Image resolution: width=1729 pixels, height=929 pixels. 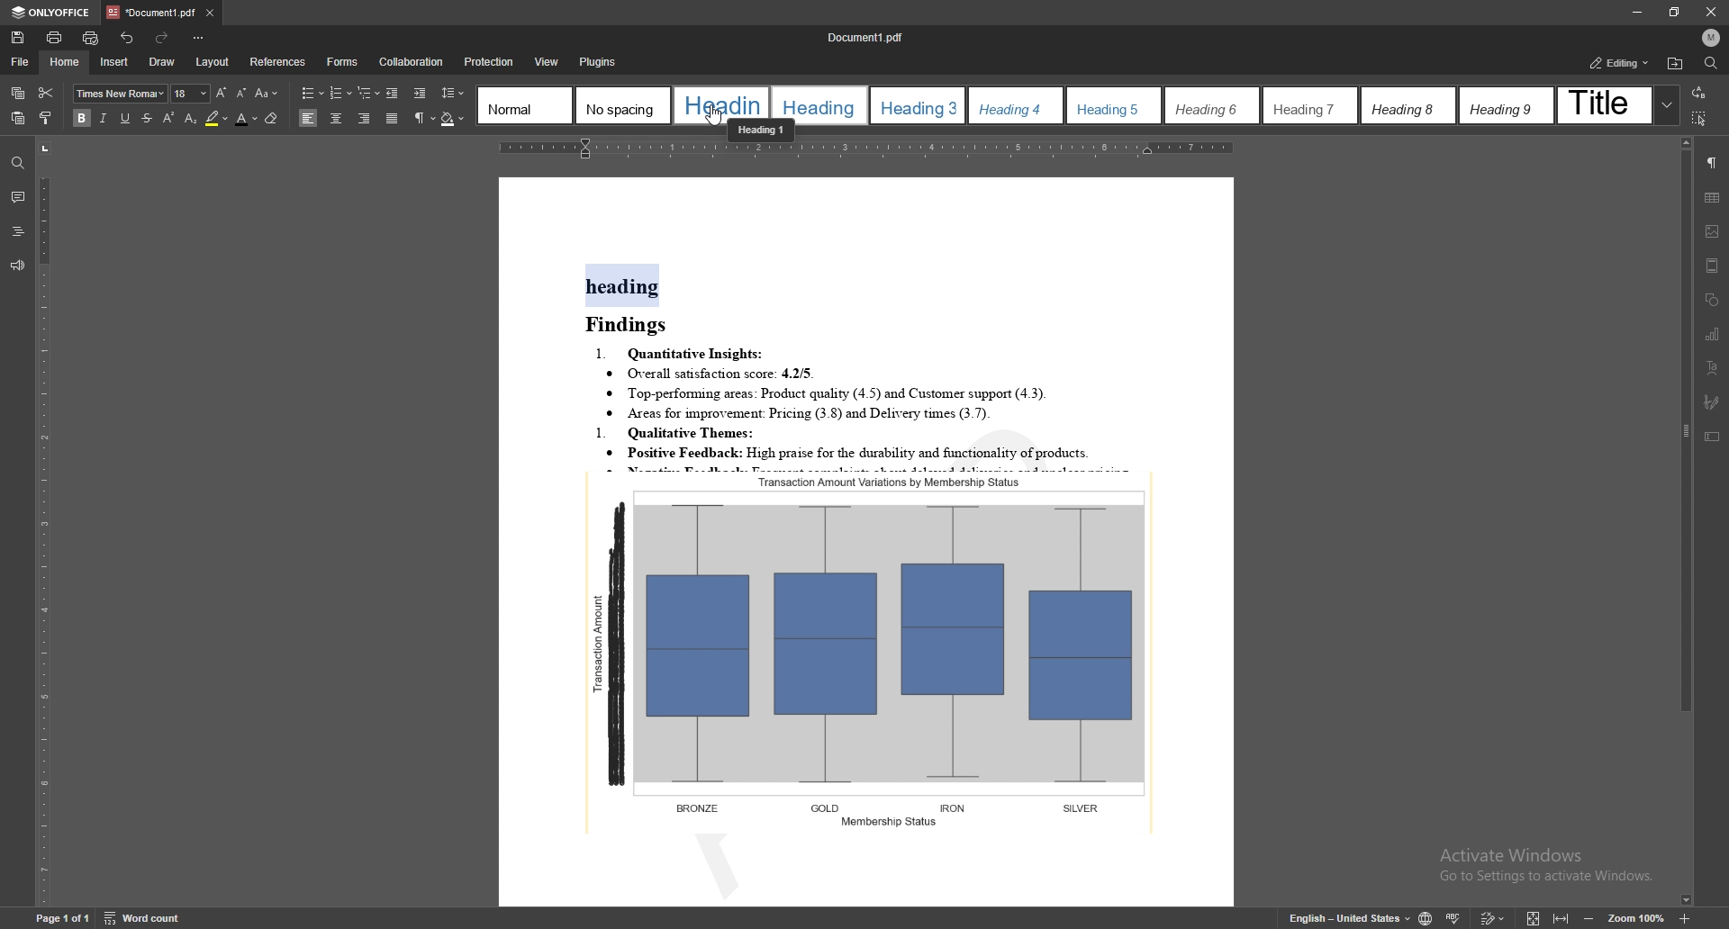 I want to click on italic, so click(x=101, y=119).